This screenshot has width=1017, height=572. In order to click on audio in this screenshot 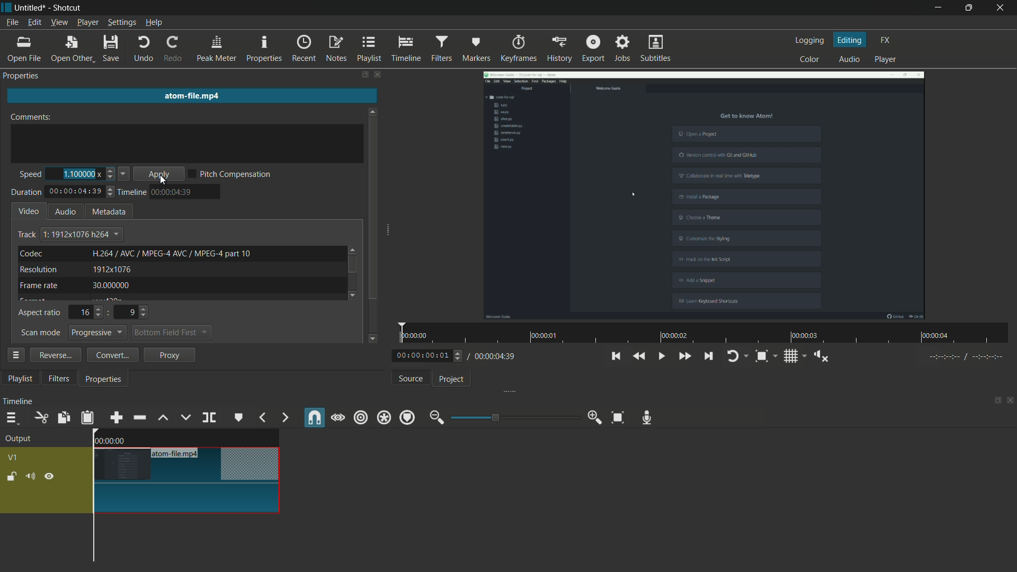, I will do `click(65, 211)`.